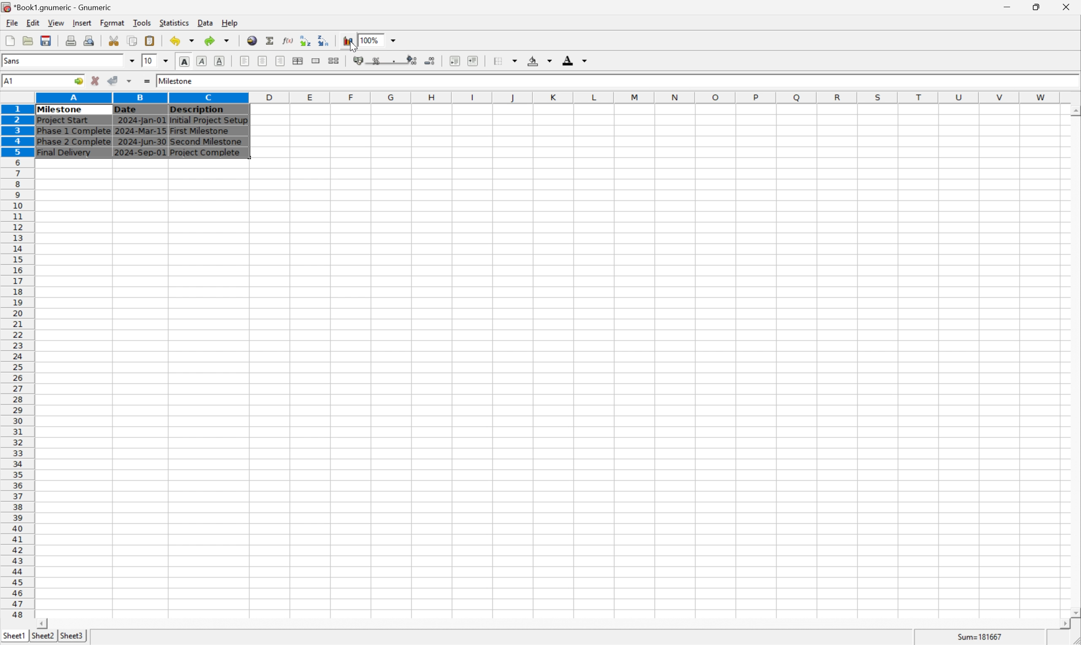 This screenshot has width=1081, height=645. What do you see at coordinates (143, 22) in the screenshot?
I see `tools` at bounding box center [143, 22].